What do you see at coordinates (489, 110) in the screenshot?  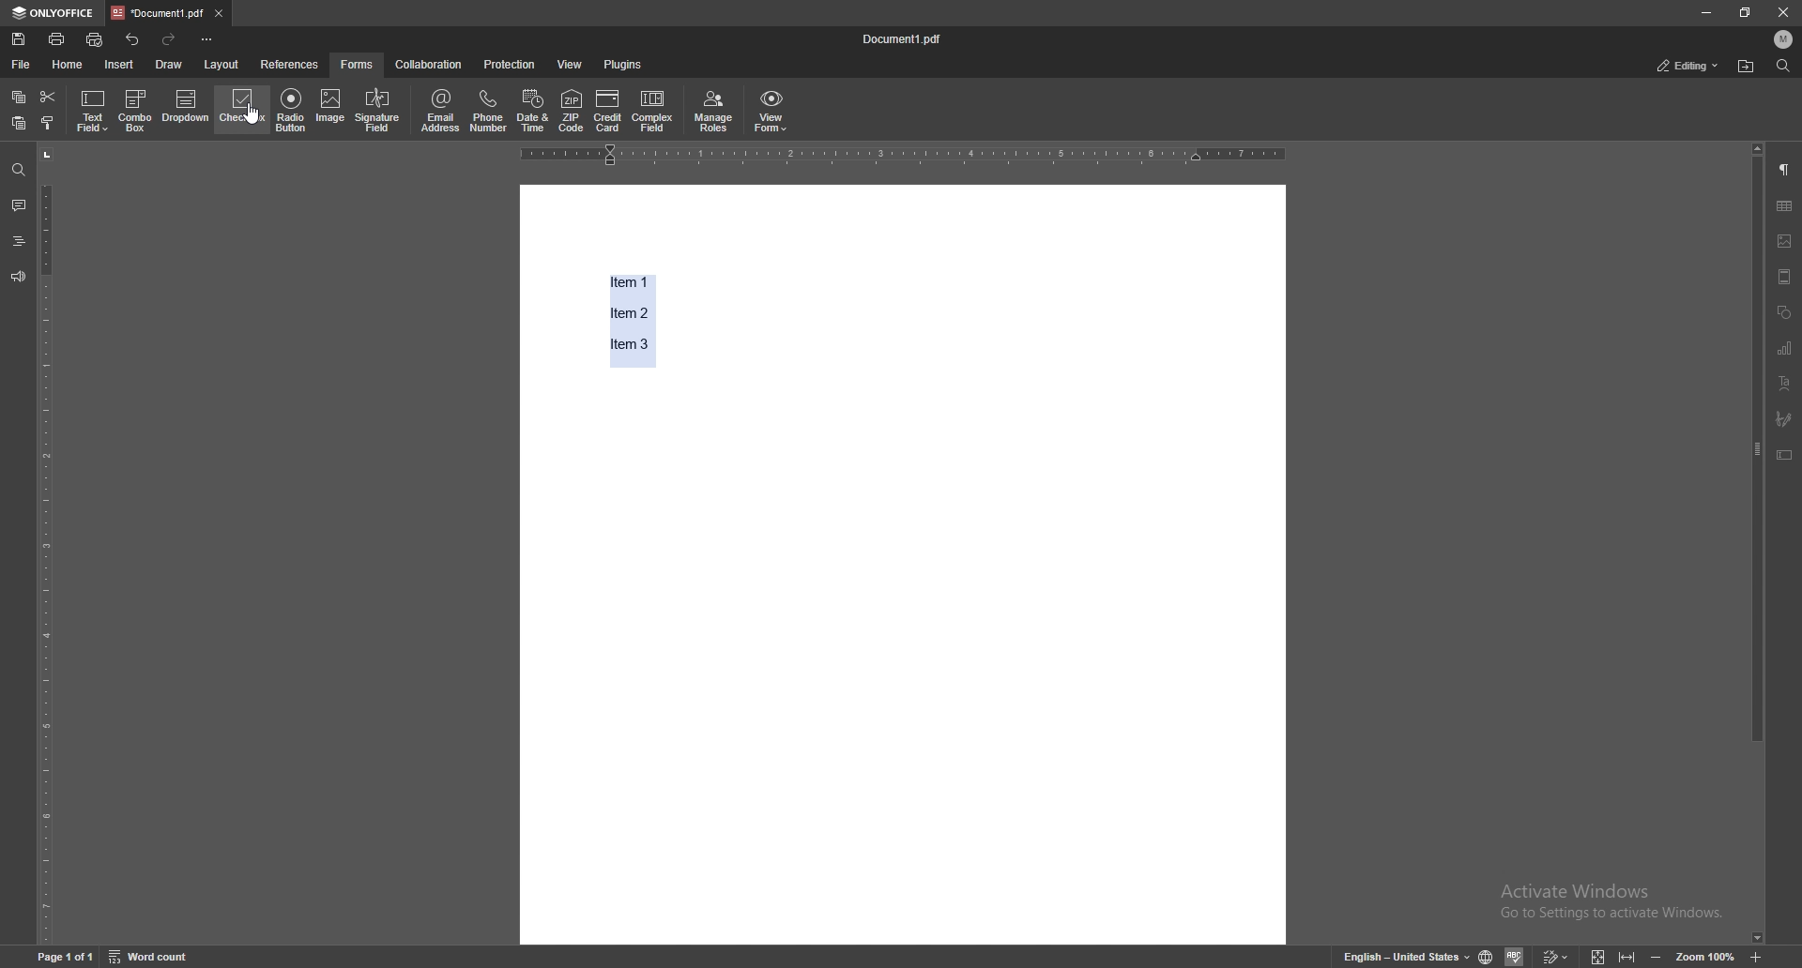 I see `phone number` at bounding box center [489, 110].